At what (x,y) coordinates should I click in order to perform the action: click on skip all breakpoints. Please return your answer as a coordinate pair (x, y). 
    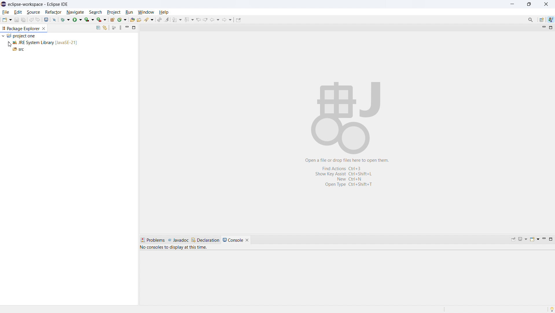
    Looking at the image, I should click on (55, 19).